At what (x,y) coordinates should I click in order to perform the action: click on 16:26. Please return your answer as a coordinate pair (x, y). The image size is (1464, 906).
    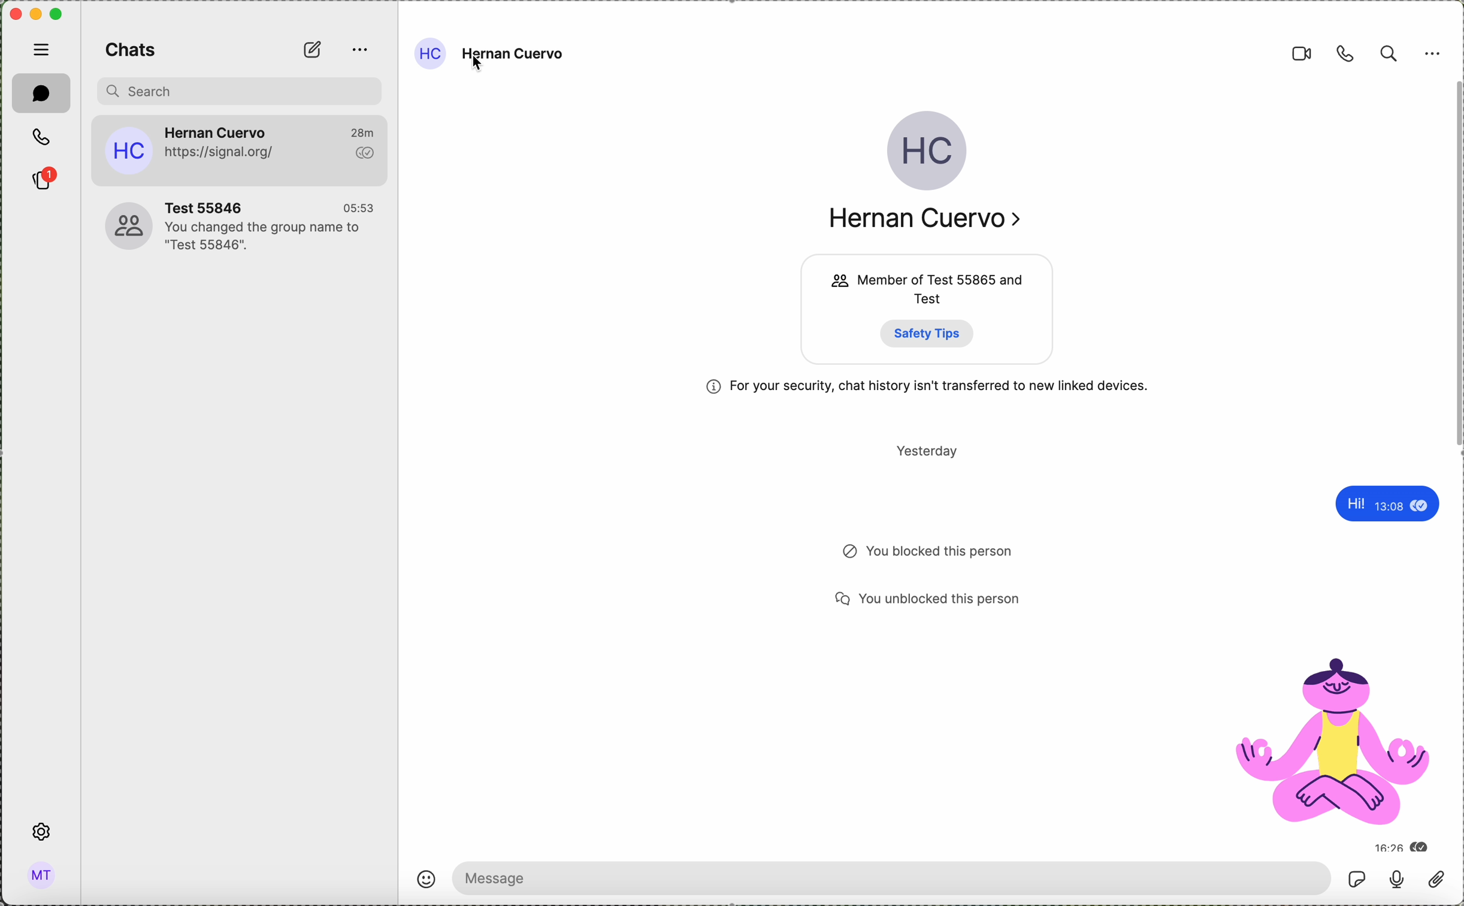
    Looking at the image, I should click on (1384, 847).